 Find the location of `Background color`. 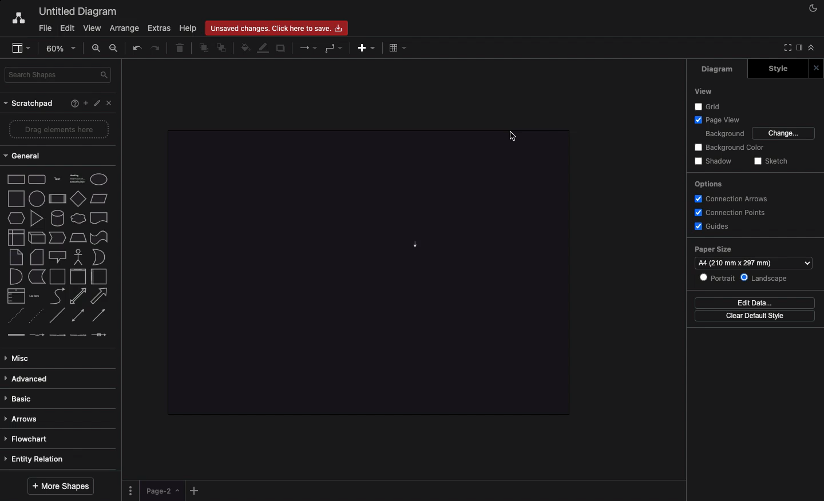

Background color is located at coordinates (730, 148).